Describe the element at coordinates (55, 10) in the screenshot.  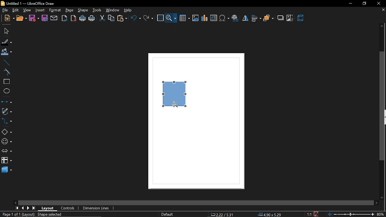
I see `format` at that location.